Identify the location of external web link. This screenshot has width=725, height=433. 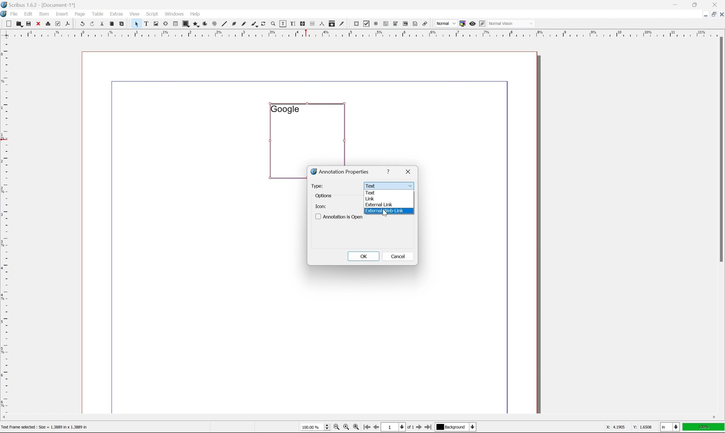
(386, 212).